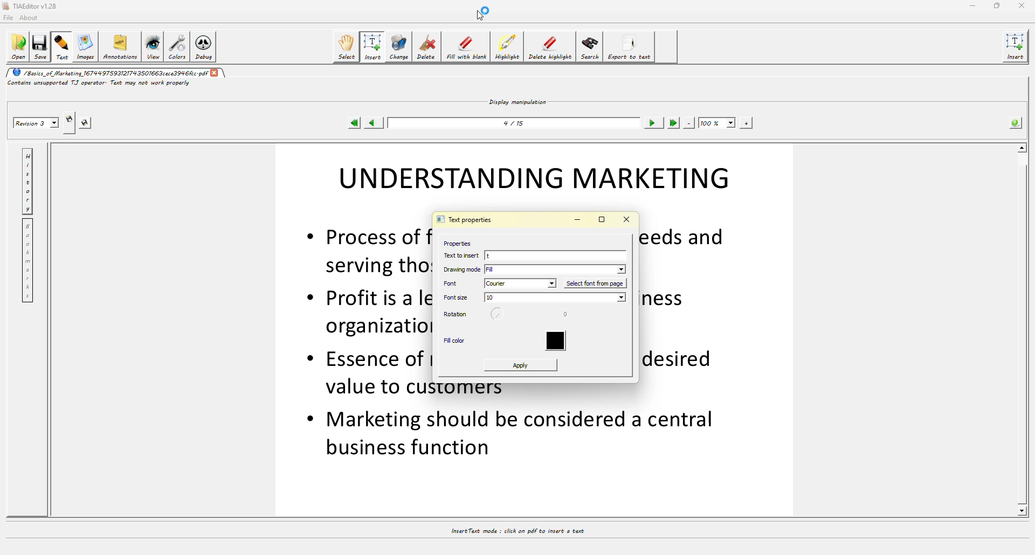  What do you see at coordinates (717, 122) in the screenshot?
I see `100%` at bounding box center [717, 122].